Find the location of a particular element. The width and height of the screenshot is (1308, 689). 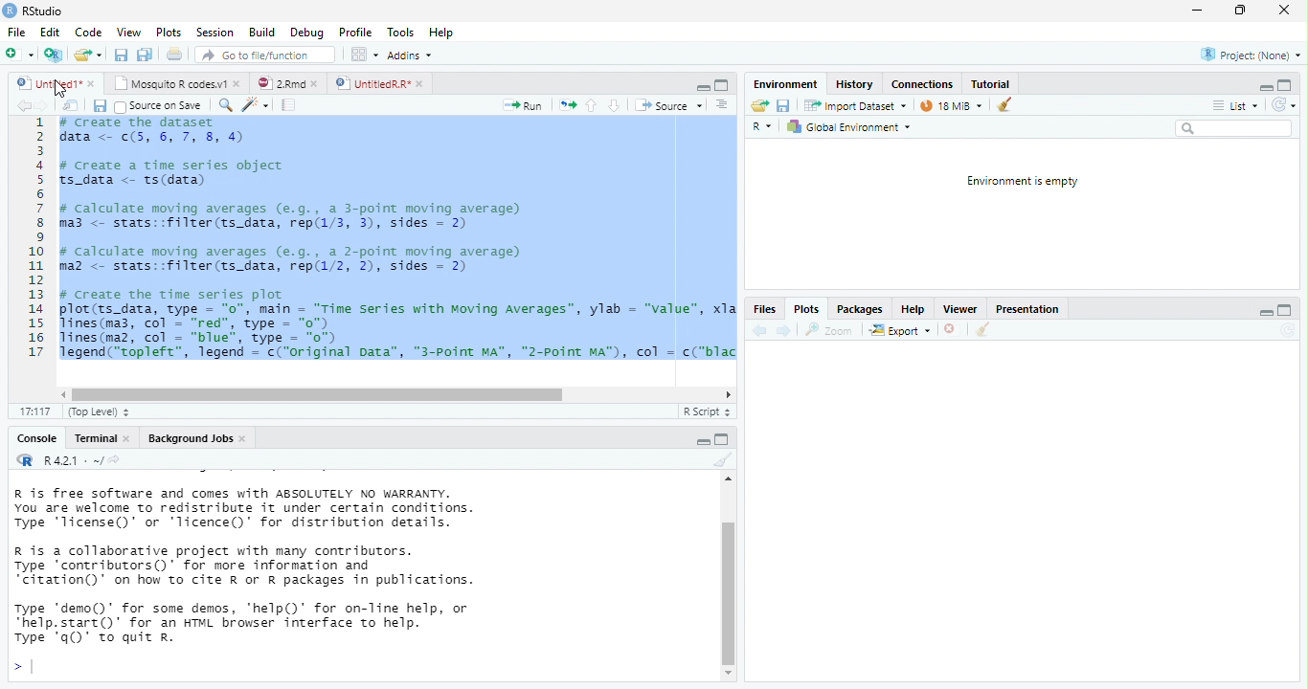

zoom is located at coordinates (832, 330).